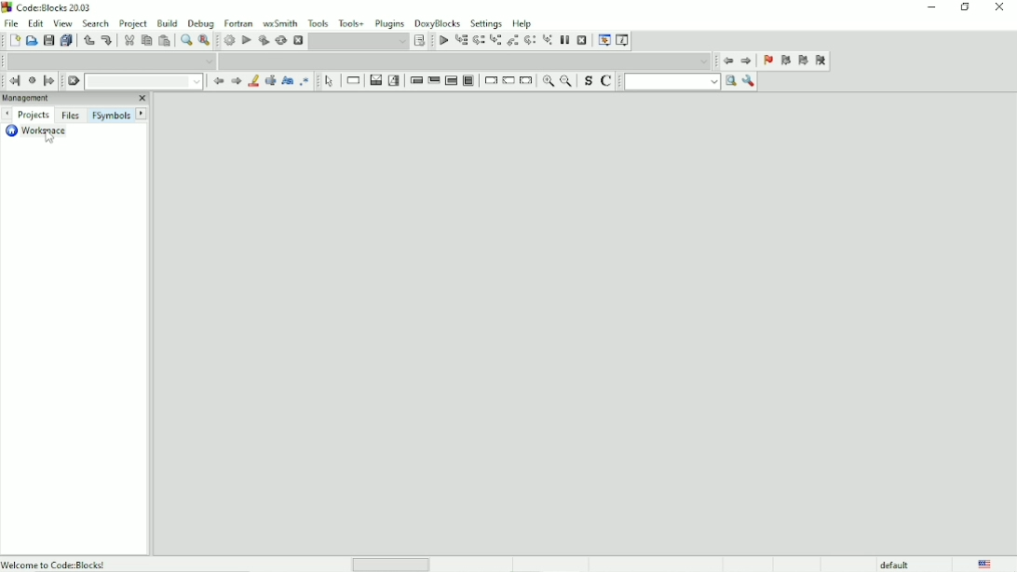 The image size is (1017, 572). I want to click on Instruction, so click(351, 81).